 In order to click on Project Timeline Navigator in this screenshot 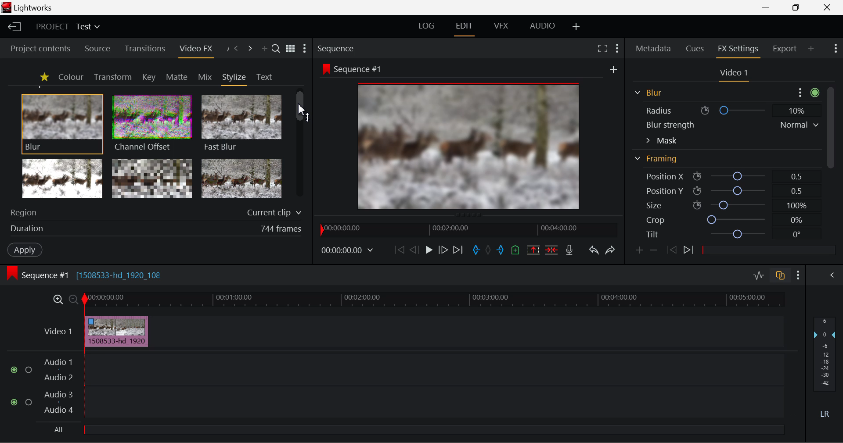, I will do `click(466, 229)`.